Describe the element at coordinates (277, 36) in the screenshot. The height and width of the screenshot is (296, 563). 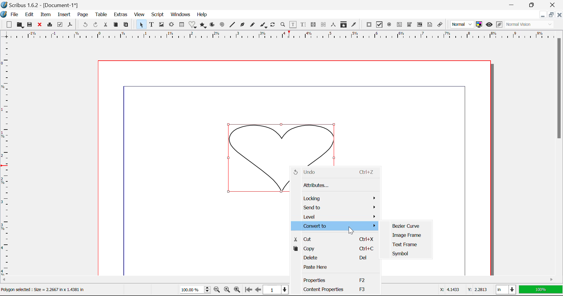
I see `Vertical Page Margins` at that location.